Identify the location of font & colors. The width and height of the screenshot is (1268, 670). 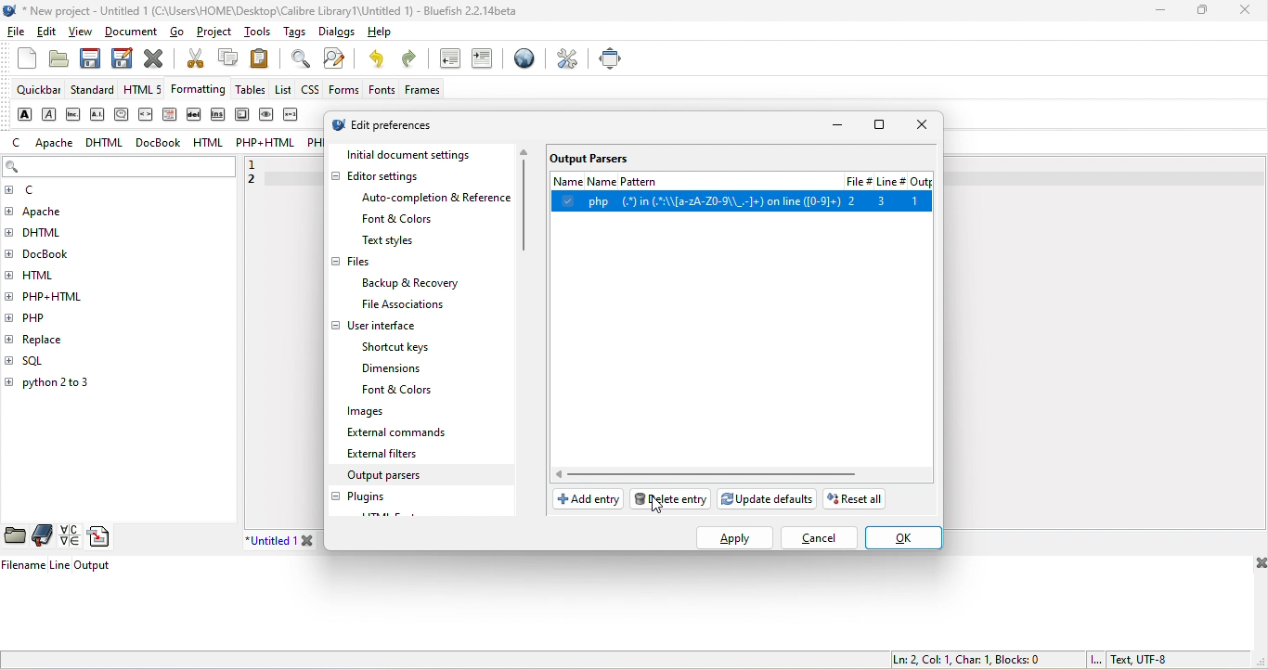
(401, 220).